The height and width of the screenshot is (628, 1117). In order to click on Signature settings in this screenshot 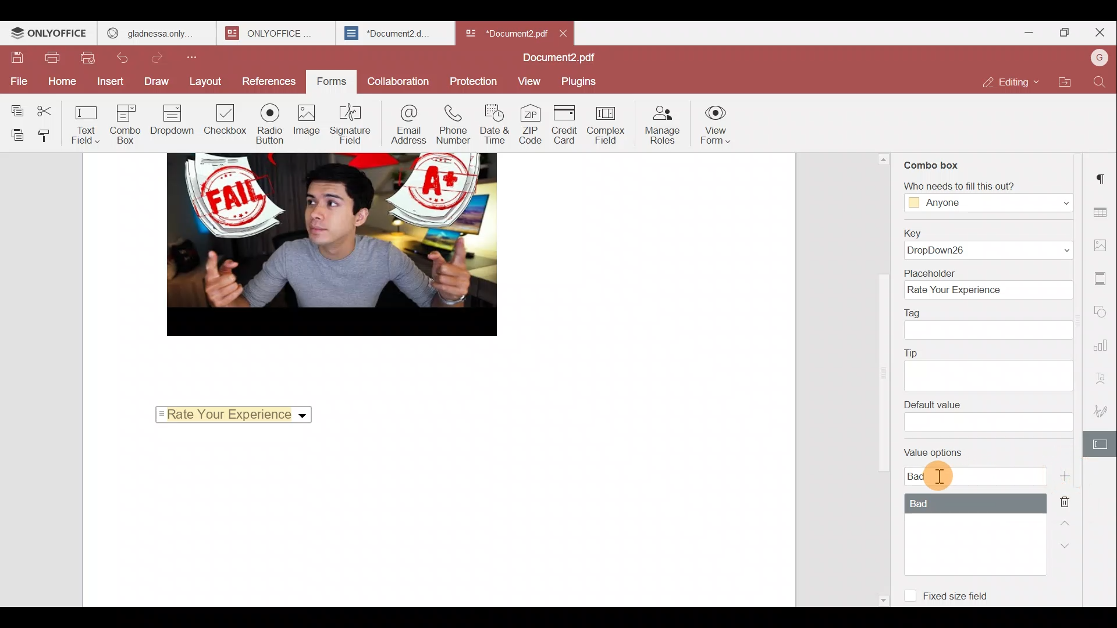, I will do `click(1102, 408)`.